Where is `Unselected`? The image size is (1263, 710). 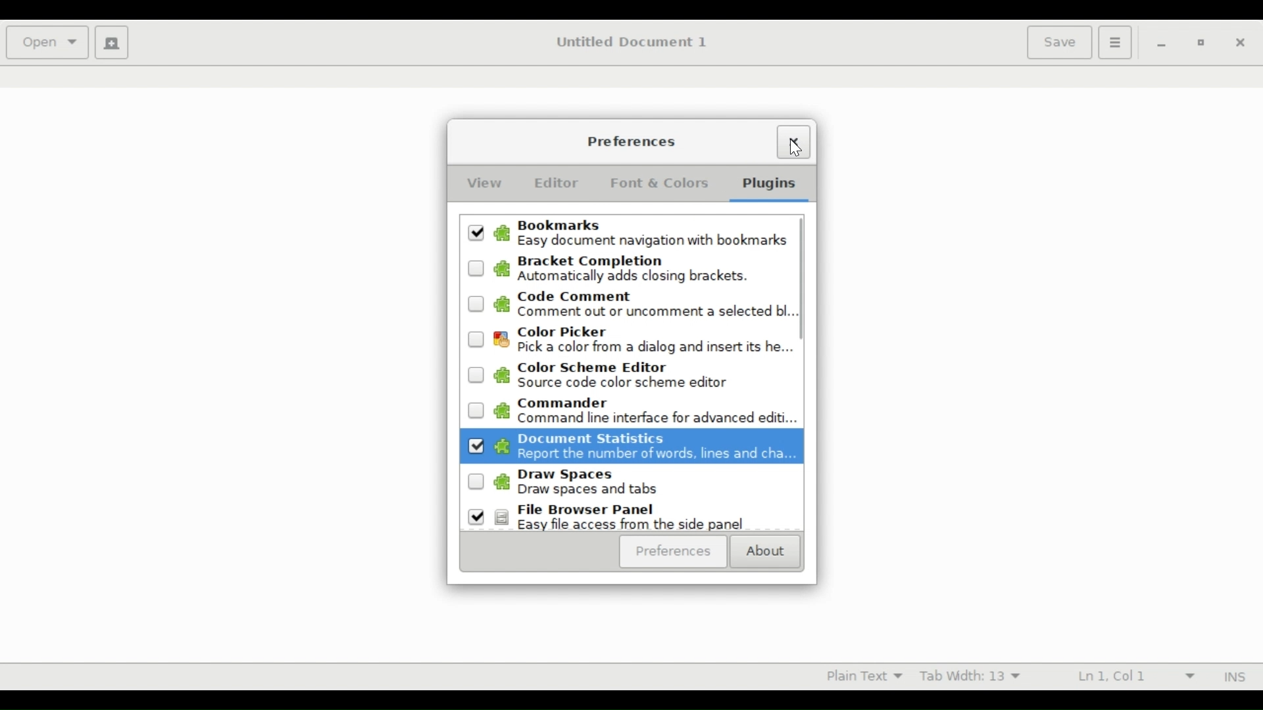
Unselected is located at coordinates (476, 268).